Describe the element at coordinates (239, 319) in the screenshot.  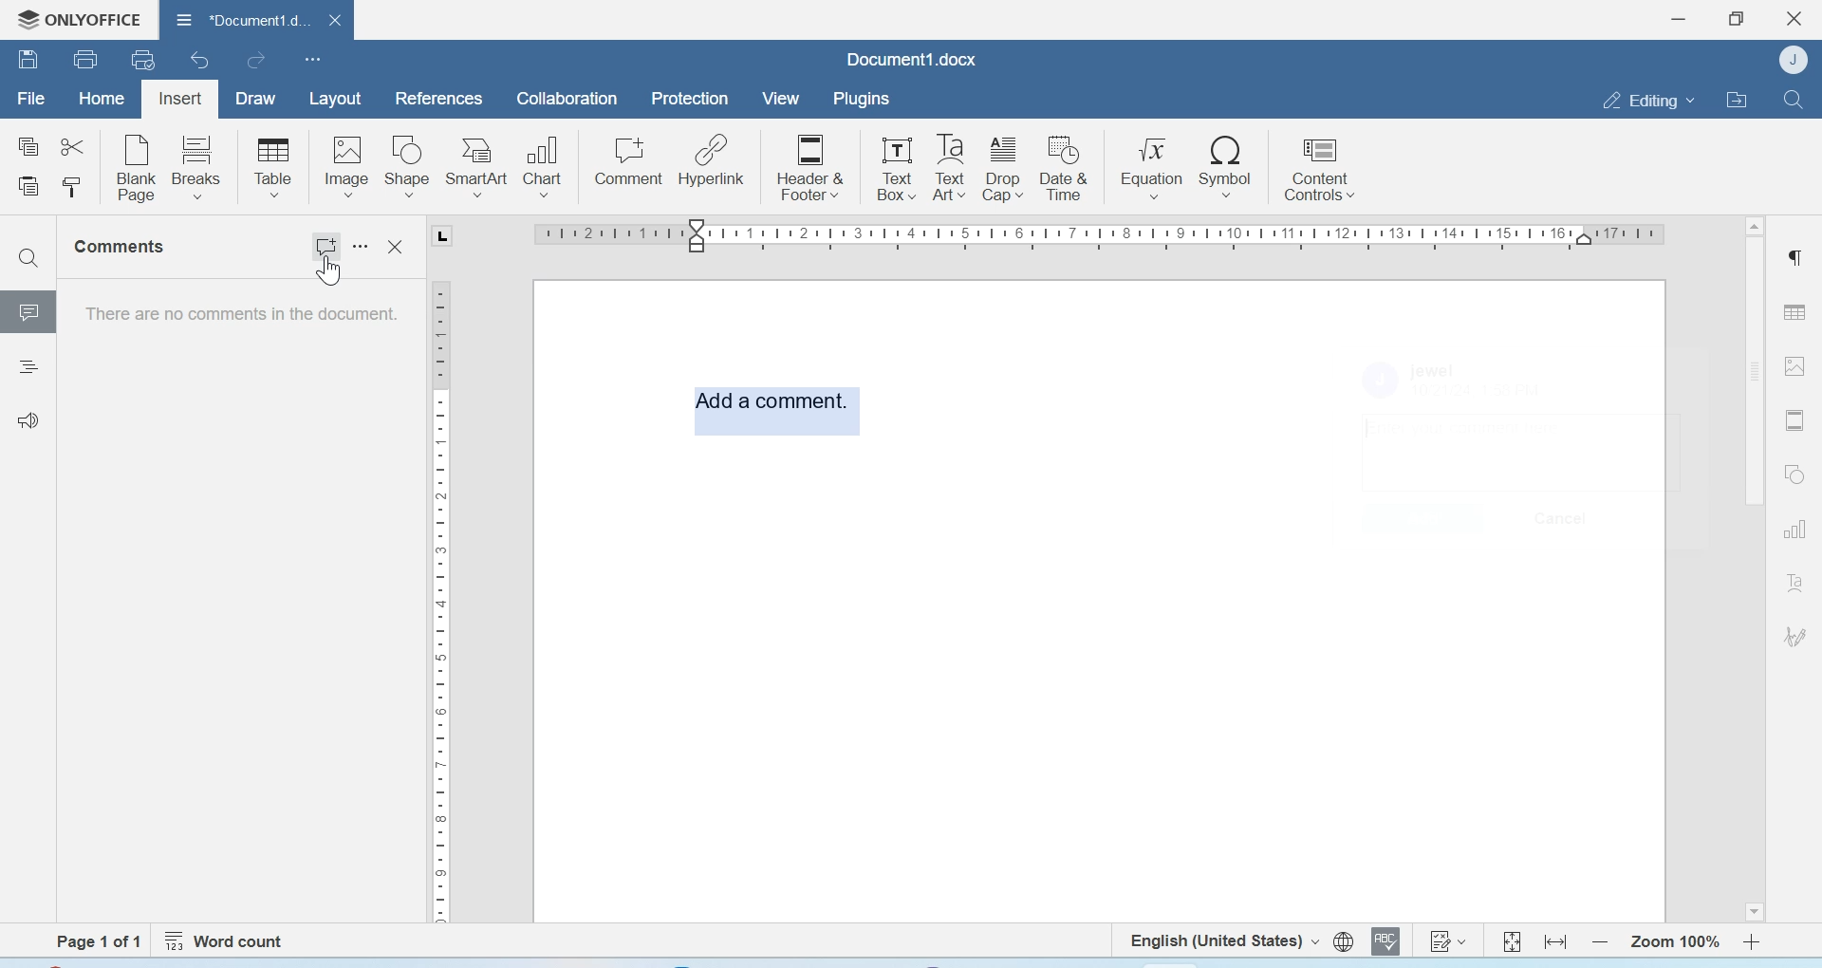
I see `There are no comments in the document.` at that location.